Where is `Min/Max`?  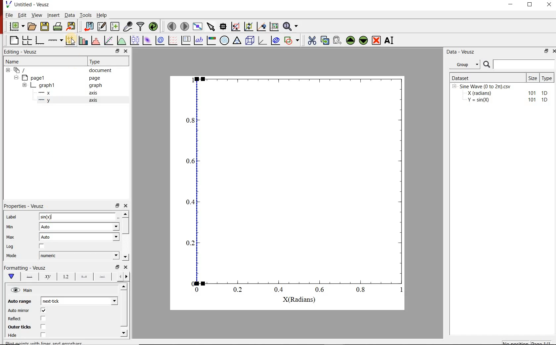 Min/Max is located at coordinates (545, 52).